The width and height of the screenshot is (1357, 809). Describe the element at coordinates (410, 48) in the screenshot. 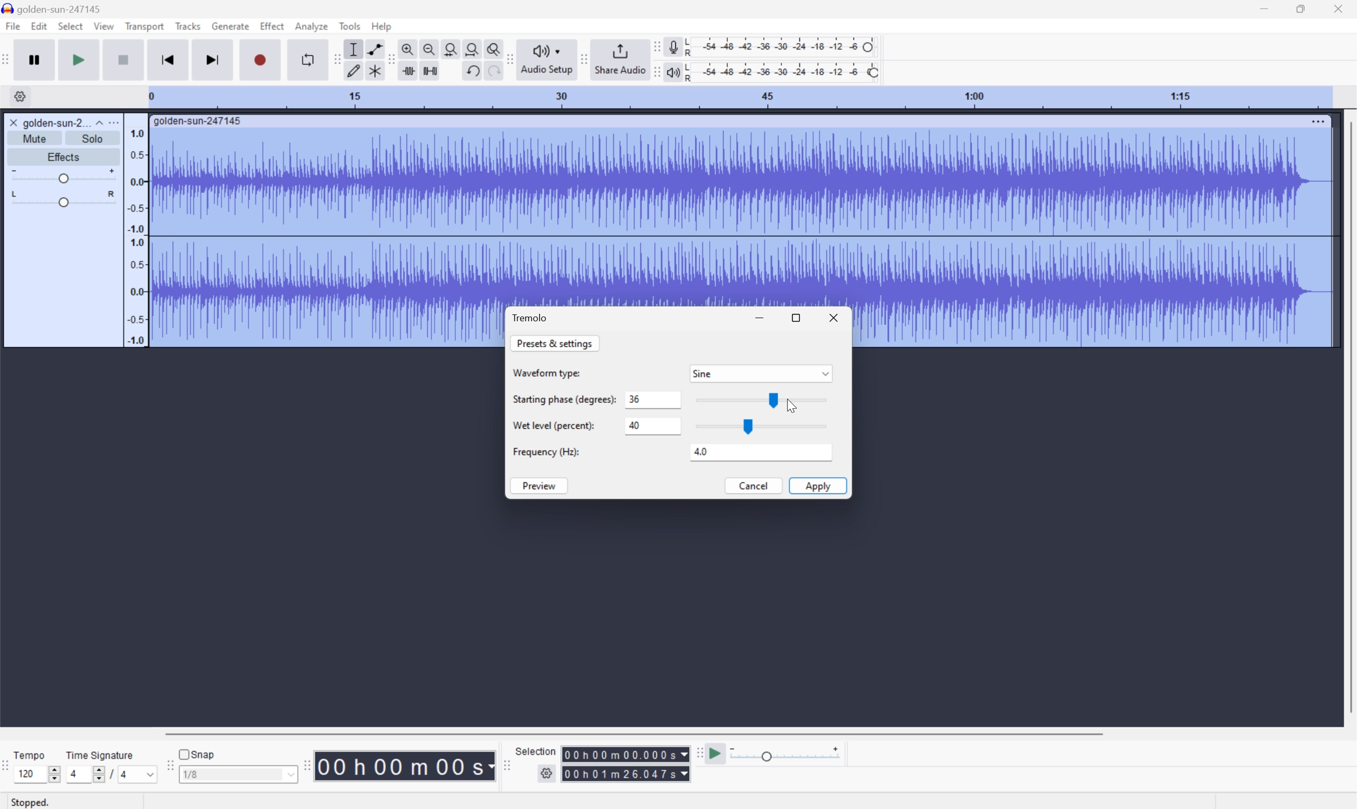

I see `Zoom in` at that location.